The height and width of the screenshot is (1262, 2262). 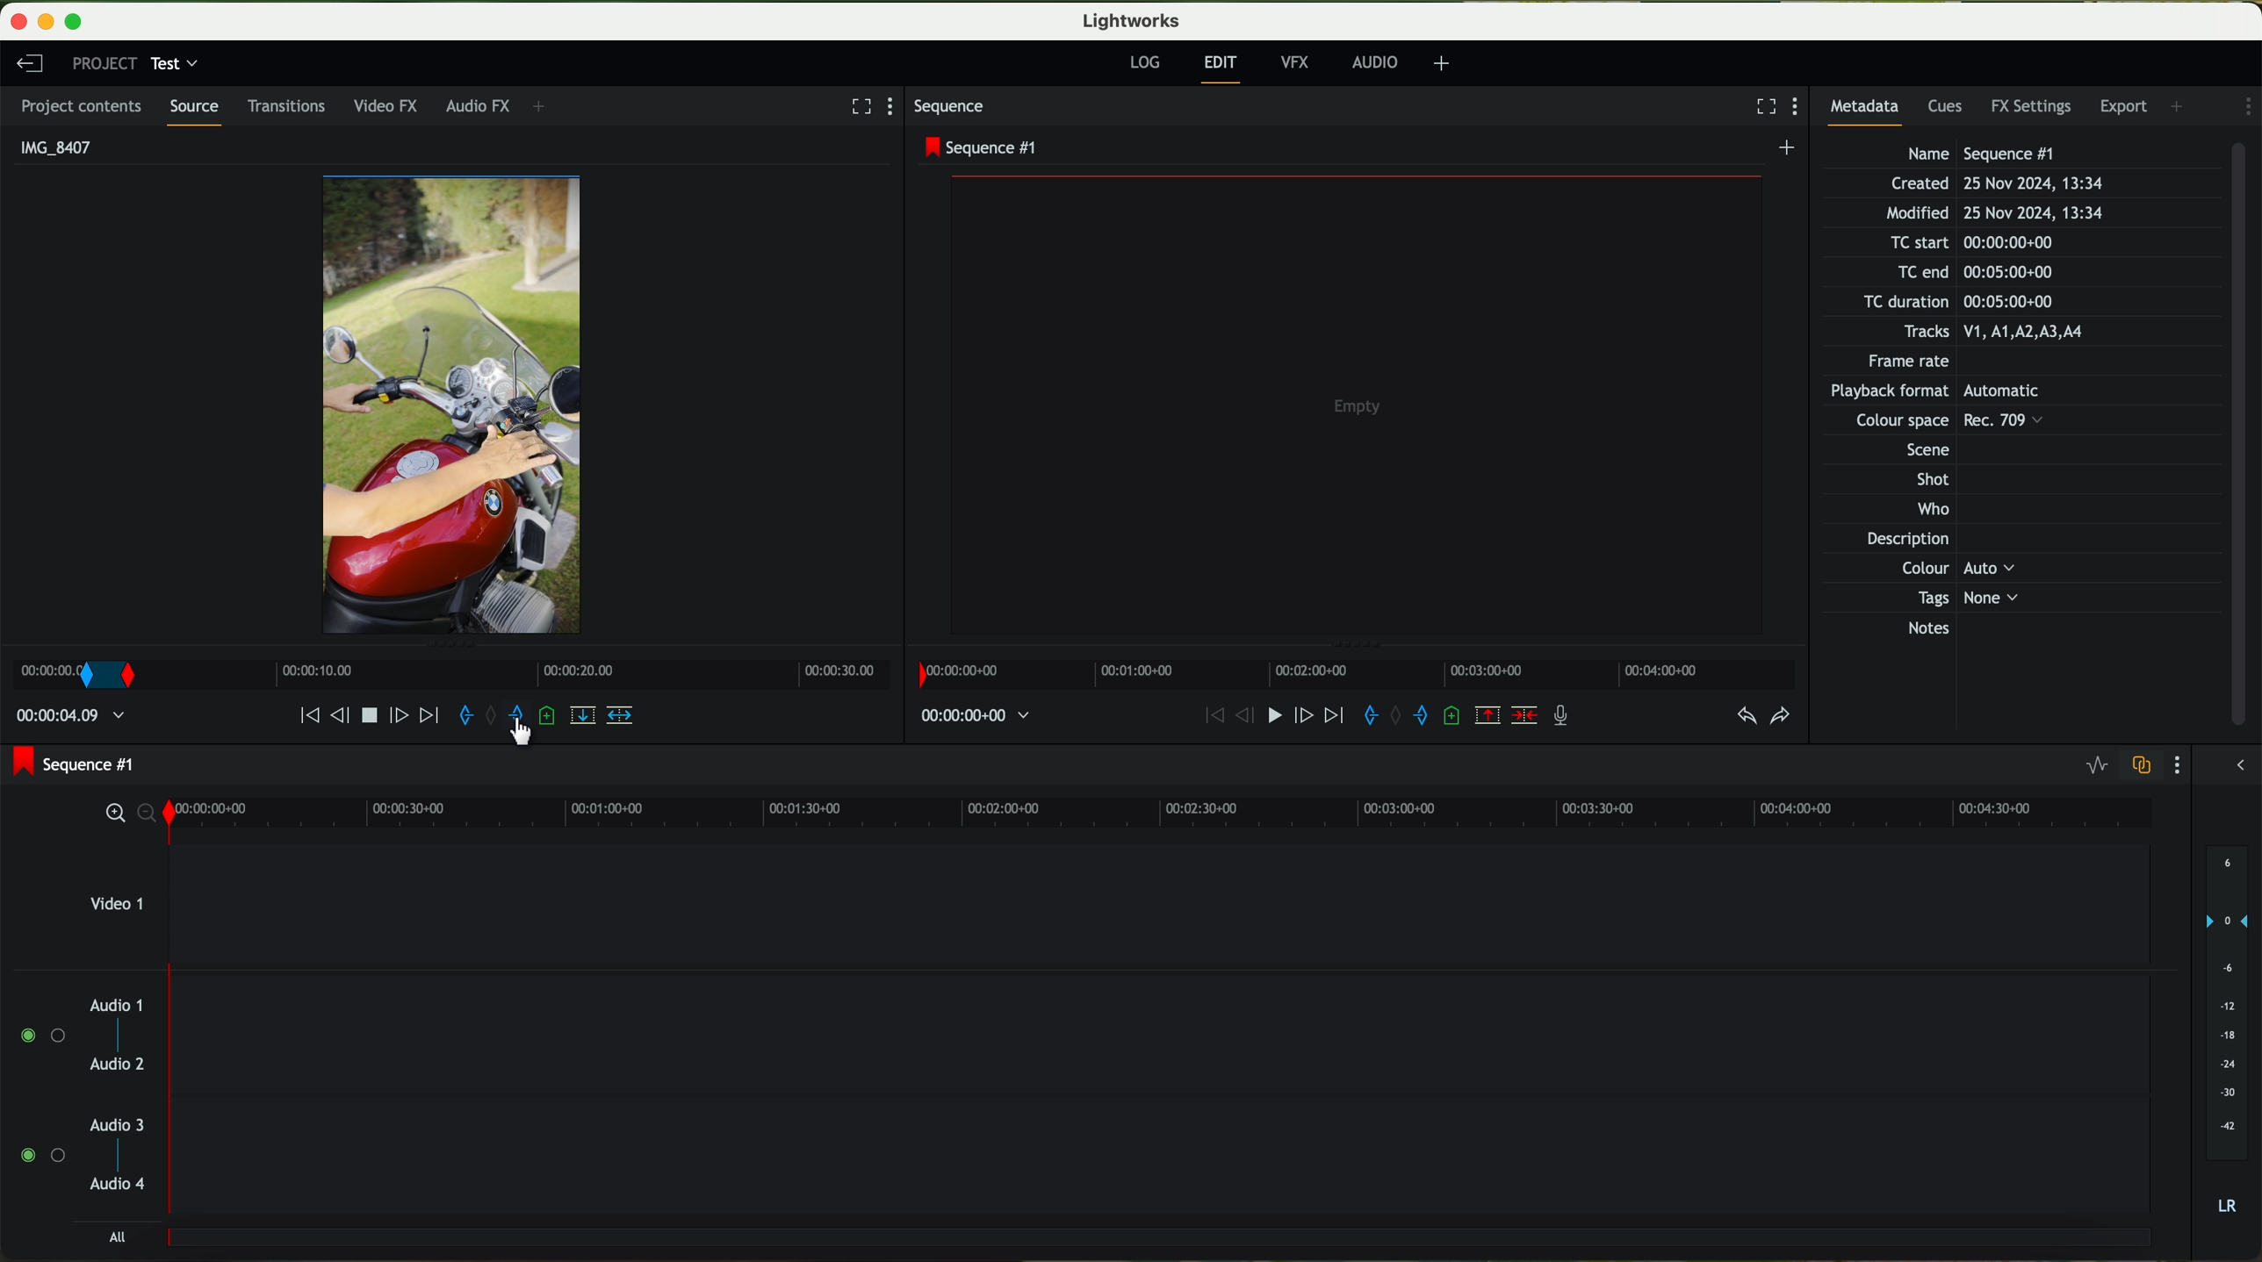 I want to click on timeline, so click(x=1355, y=674).